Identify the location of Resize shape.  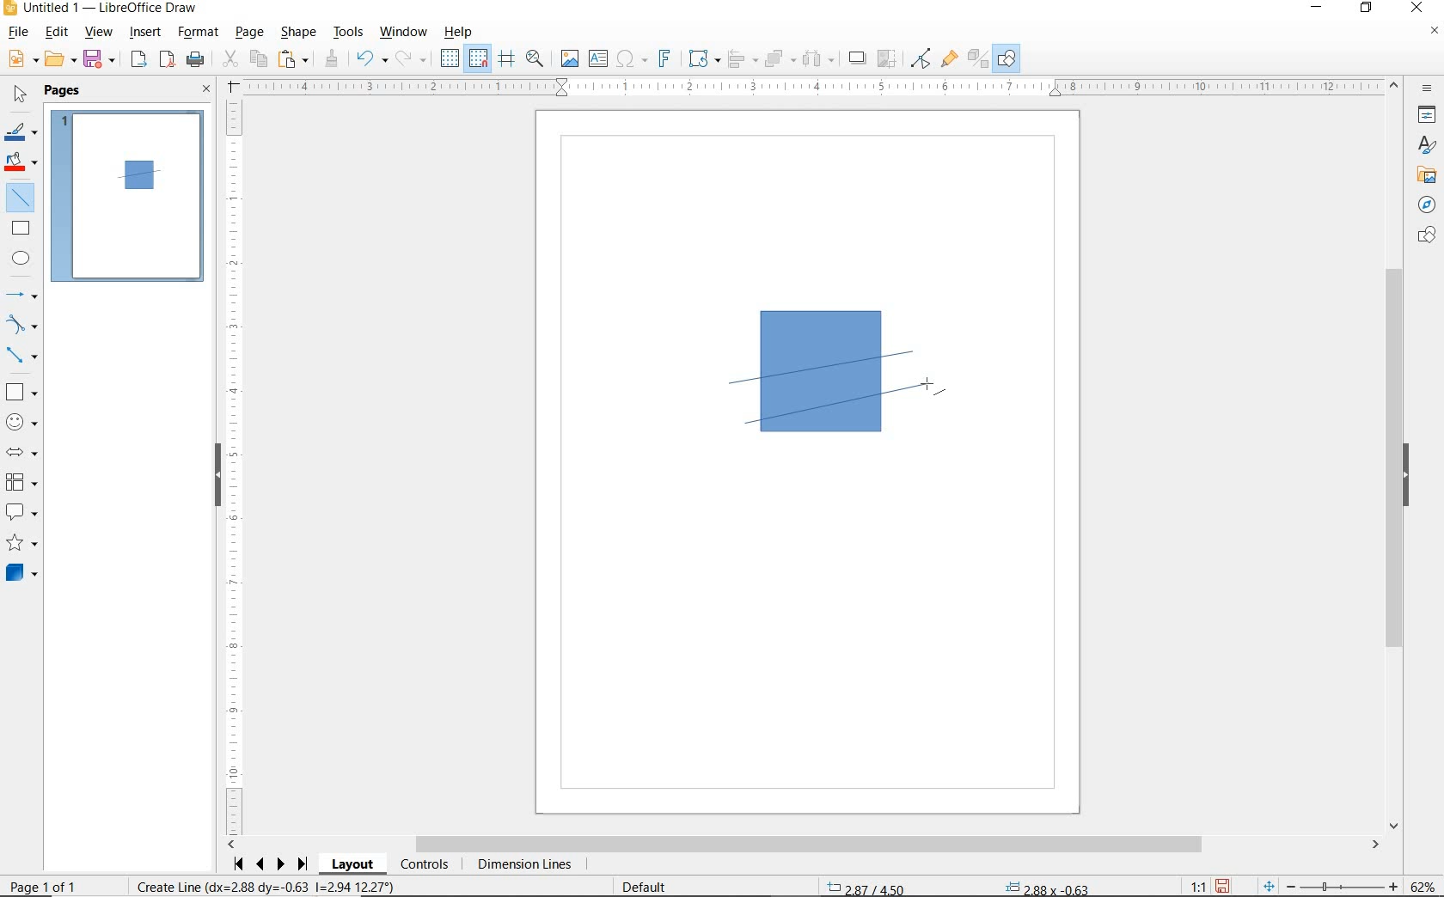
(265, 886).